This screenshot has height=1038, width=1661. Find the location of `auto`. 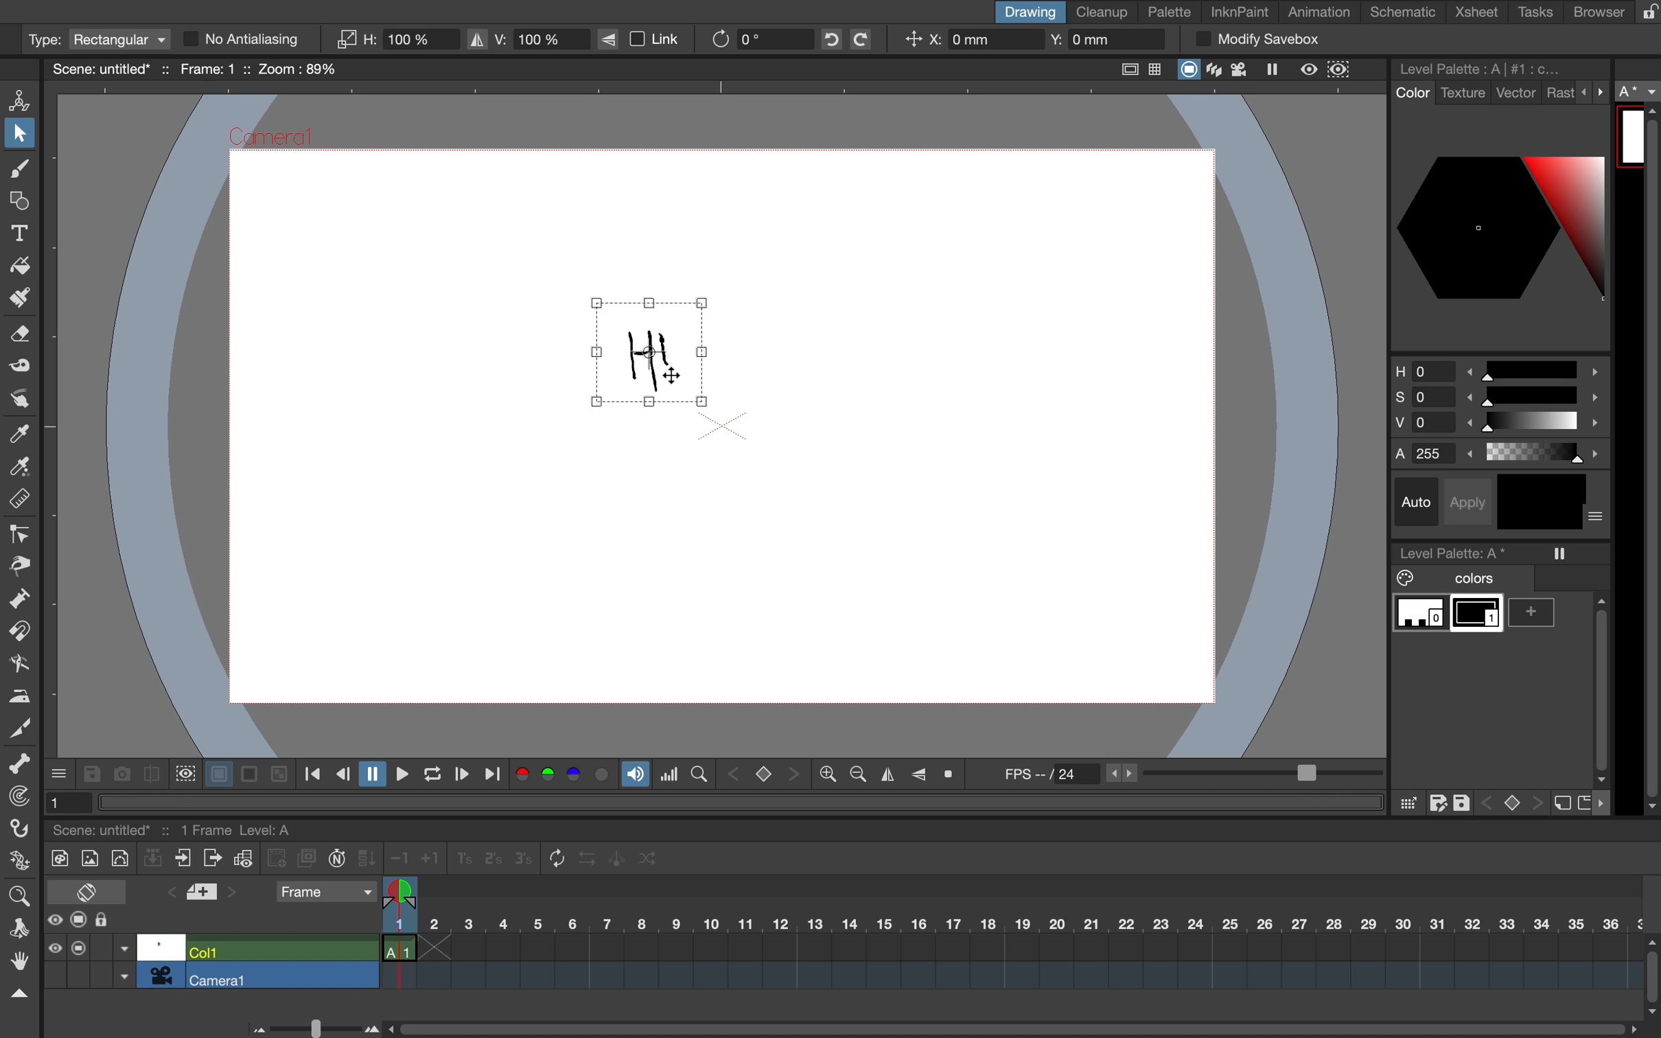

auto is located at coordinates (1419, 502).